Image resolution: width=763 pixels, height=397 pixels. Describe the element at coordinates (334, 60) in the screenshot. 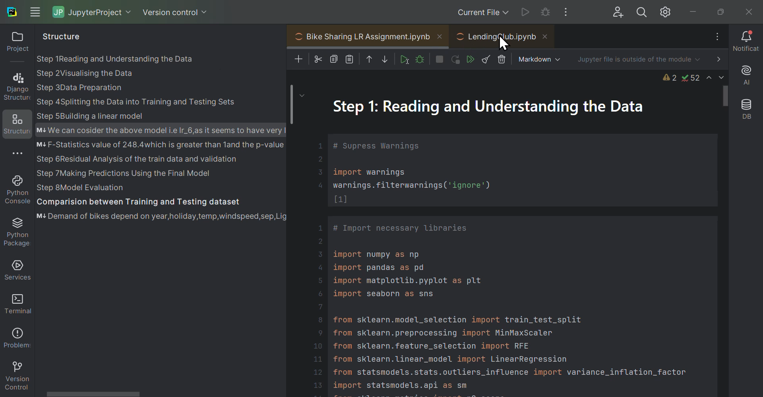

I see `Copy` at that location.